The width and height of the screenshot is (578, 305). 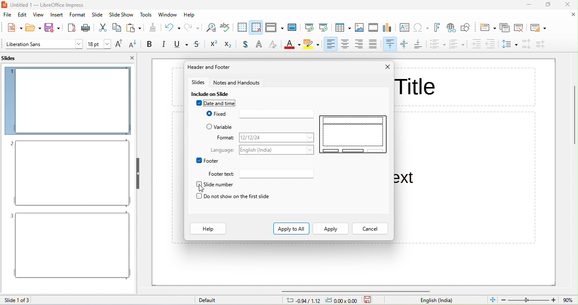 What do you see at coordinates (34, 27) in the screenshot?
I see `open` at bounding box center [34, 27].